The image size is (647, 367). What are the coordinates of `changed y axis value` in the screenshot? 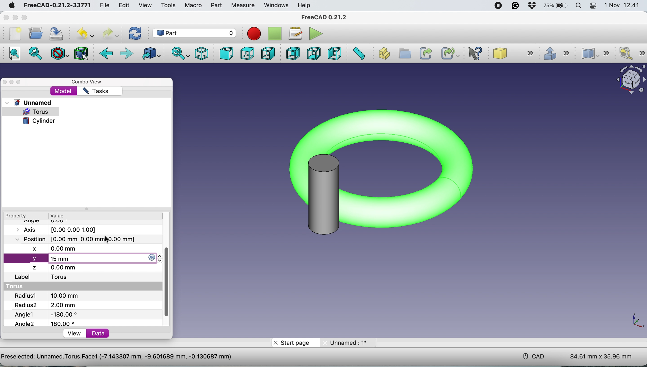 It's located at (59, 259).